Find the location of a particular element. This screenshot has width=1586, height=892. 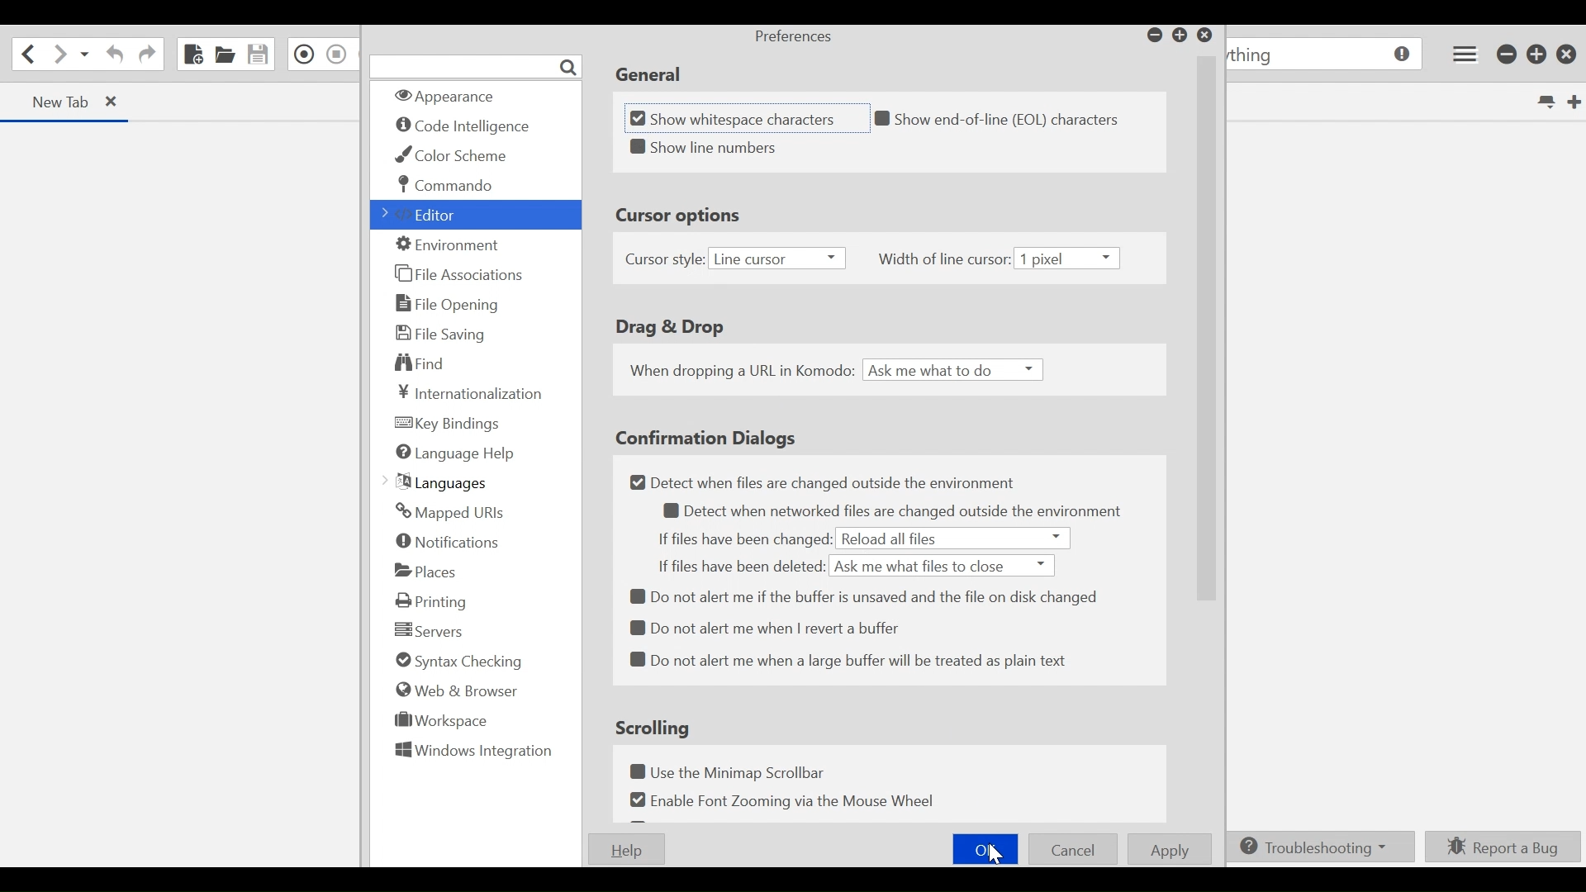

cursor is located at coordinates (995, 853).